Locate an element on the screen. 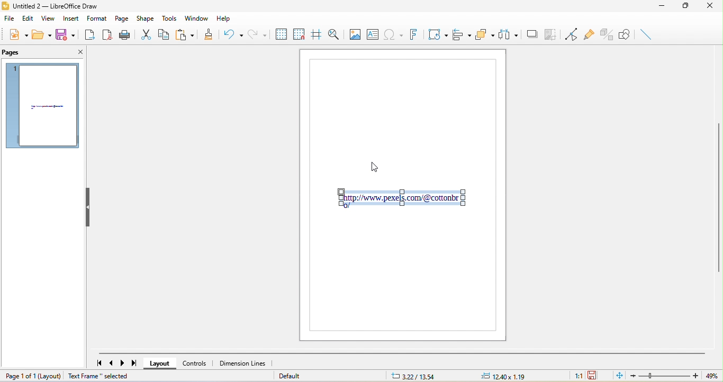  zoom is located at coordinates (666, 376).